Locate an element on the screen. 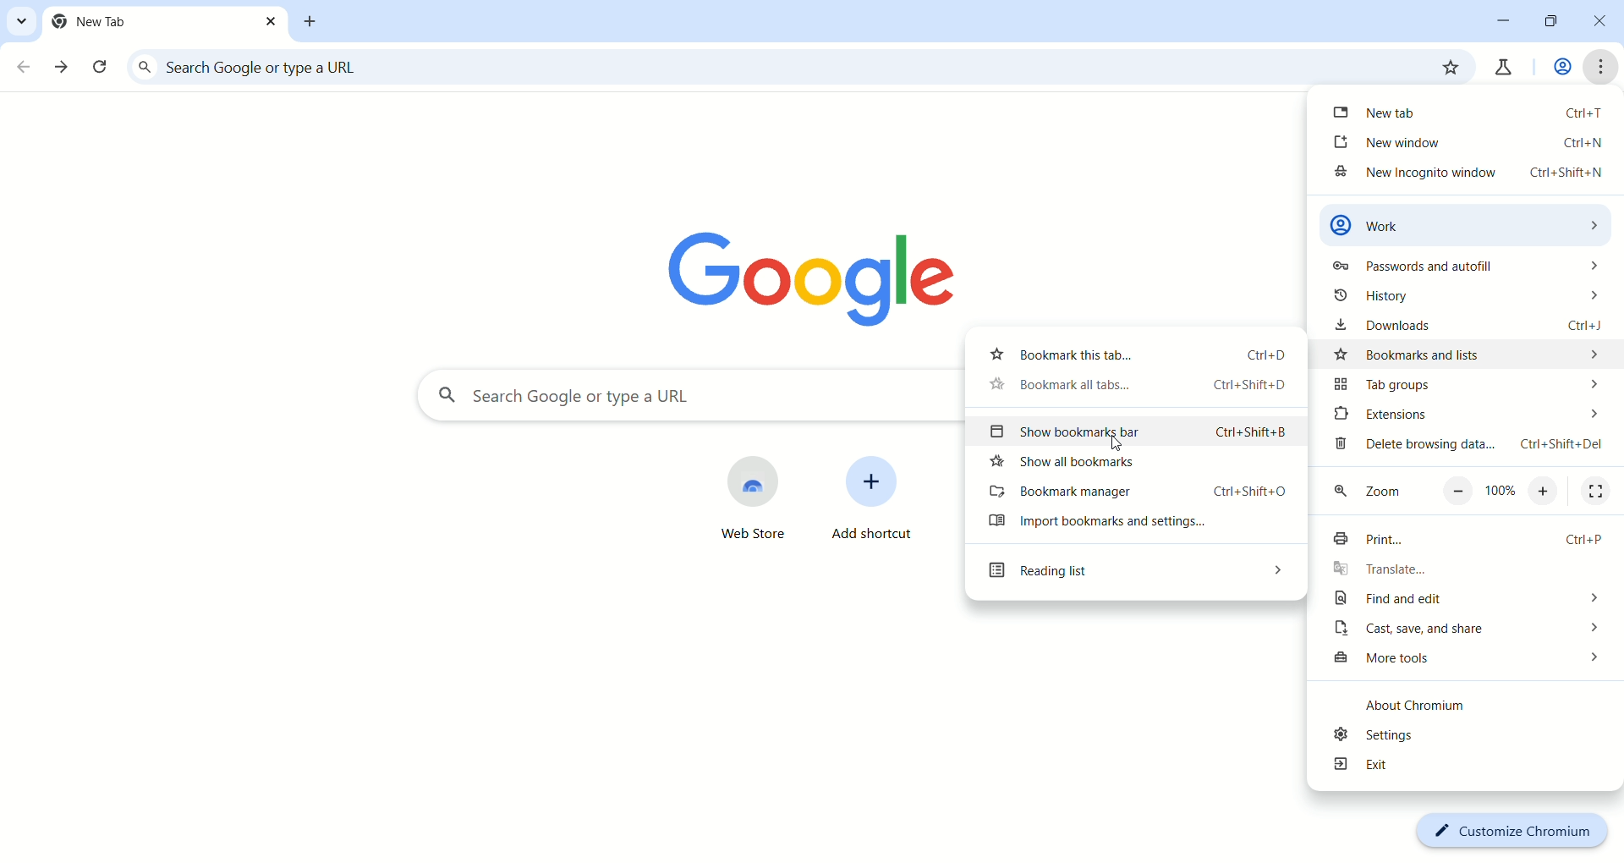 This screenshot has height=863, width=1624. translate is located at coordinates (1469, 571).